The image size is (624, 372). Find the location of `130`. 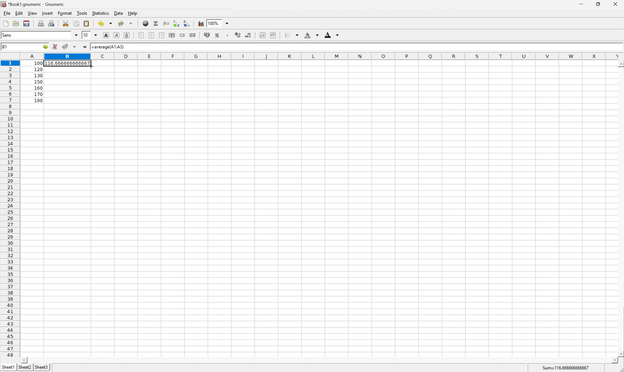

130 is located at coordinates (38, 75).